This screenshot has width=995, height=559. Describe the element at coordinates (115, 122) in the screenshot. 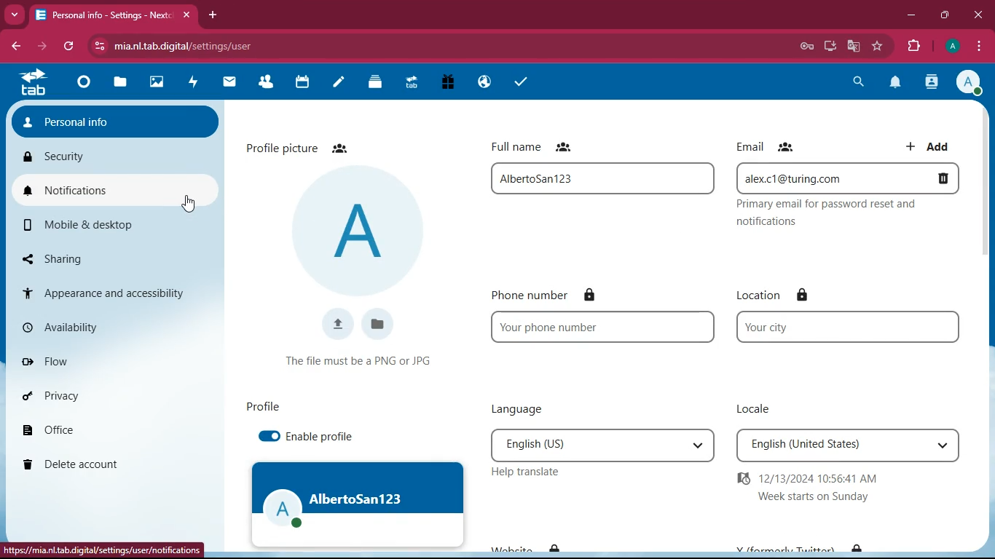

I see `personal info` at that location.